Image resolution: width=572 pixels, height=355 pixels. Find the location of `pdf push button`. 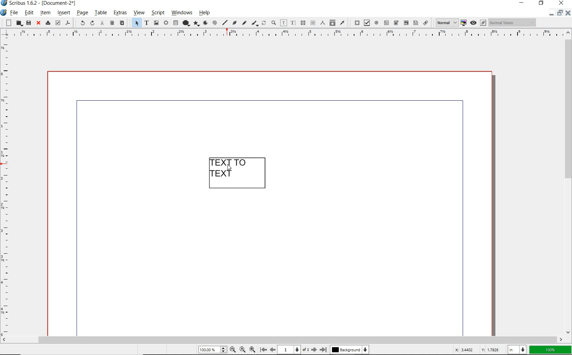

pdf push button is located at coordinates (355, 23).